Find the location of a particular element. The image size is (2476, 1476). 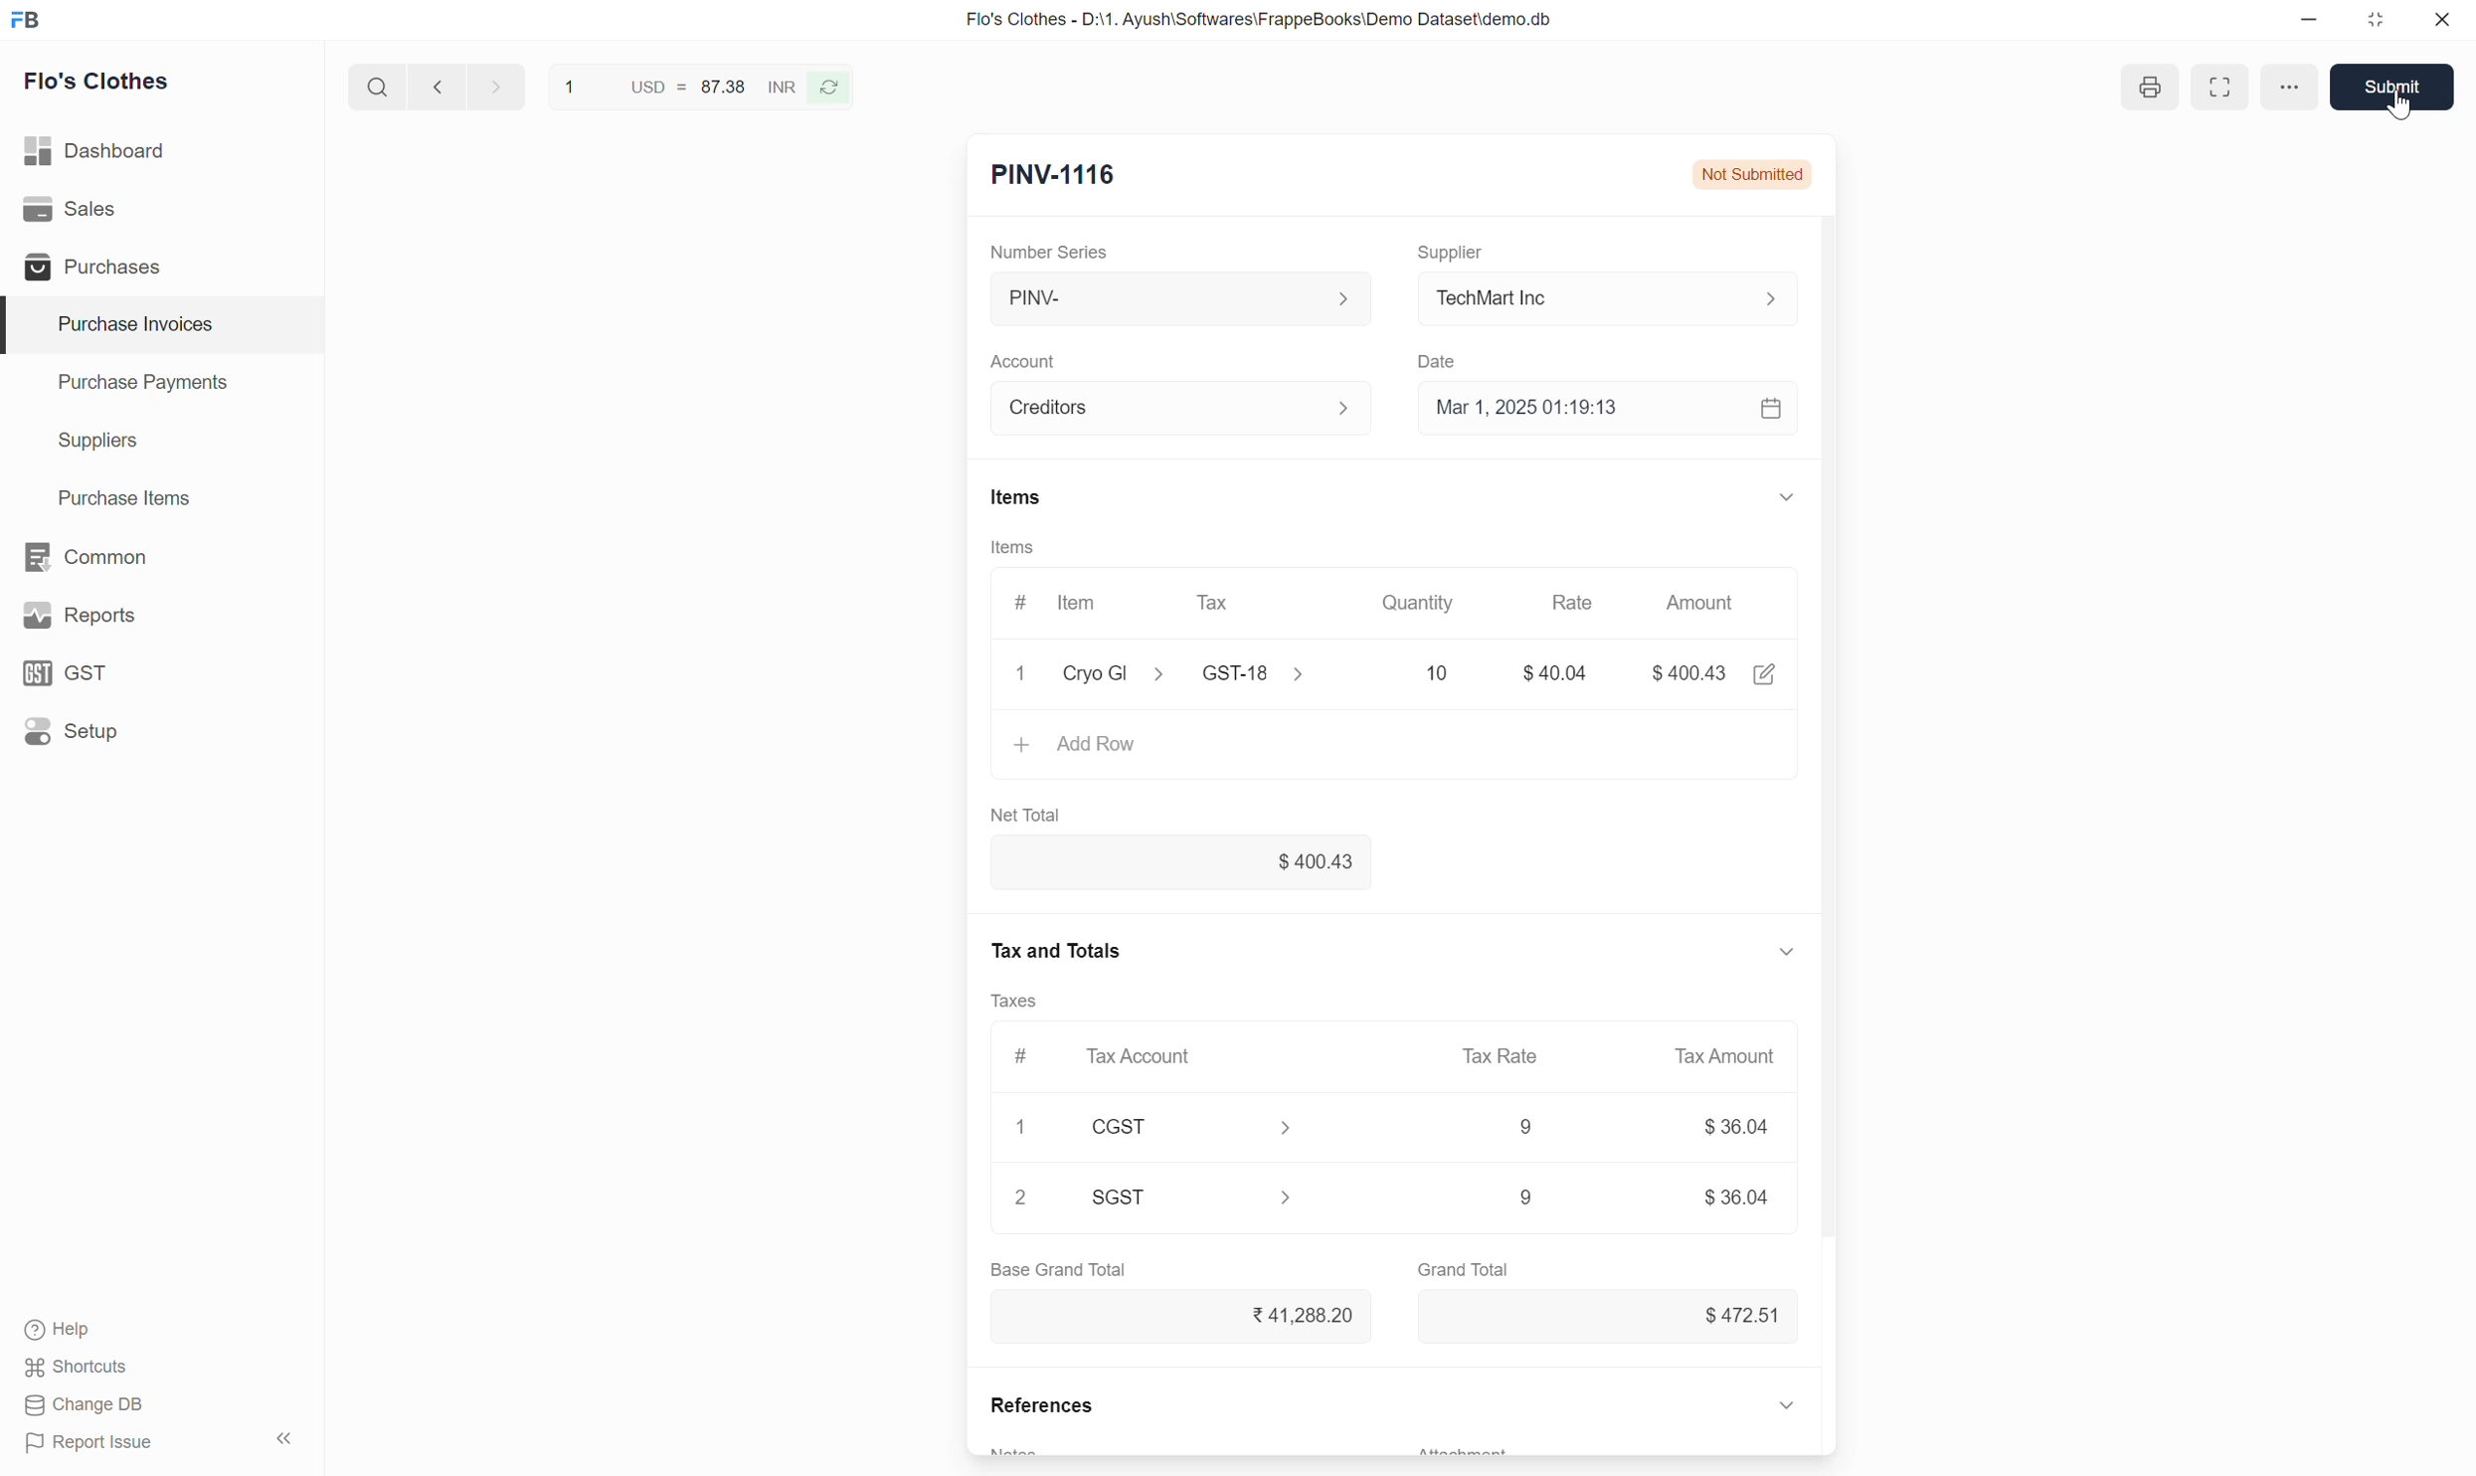

frappe books logo is located at coordinates (30, 19).